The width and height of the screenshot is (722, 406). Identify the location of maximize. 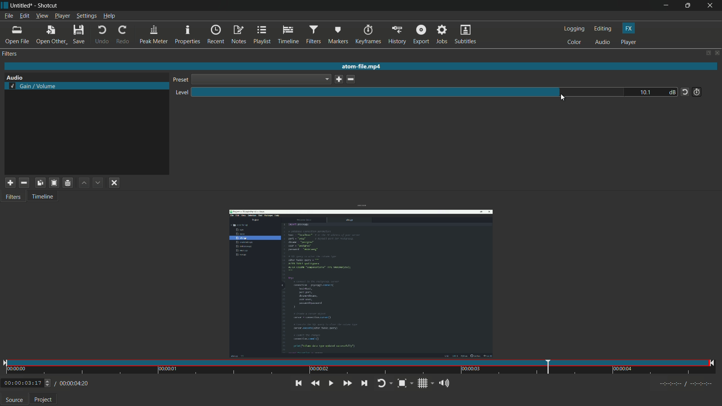
(688, 6).